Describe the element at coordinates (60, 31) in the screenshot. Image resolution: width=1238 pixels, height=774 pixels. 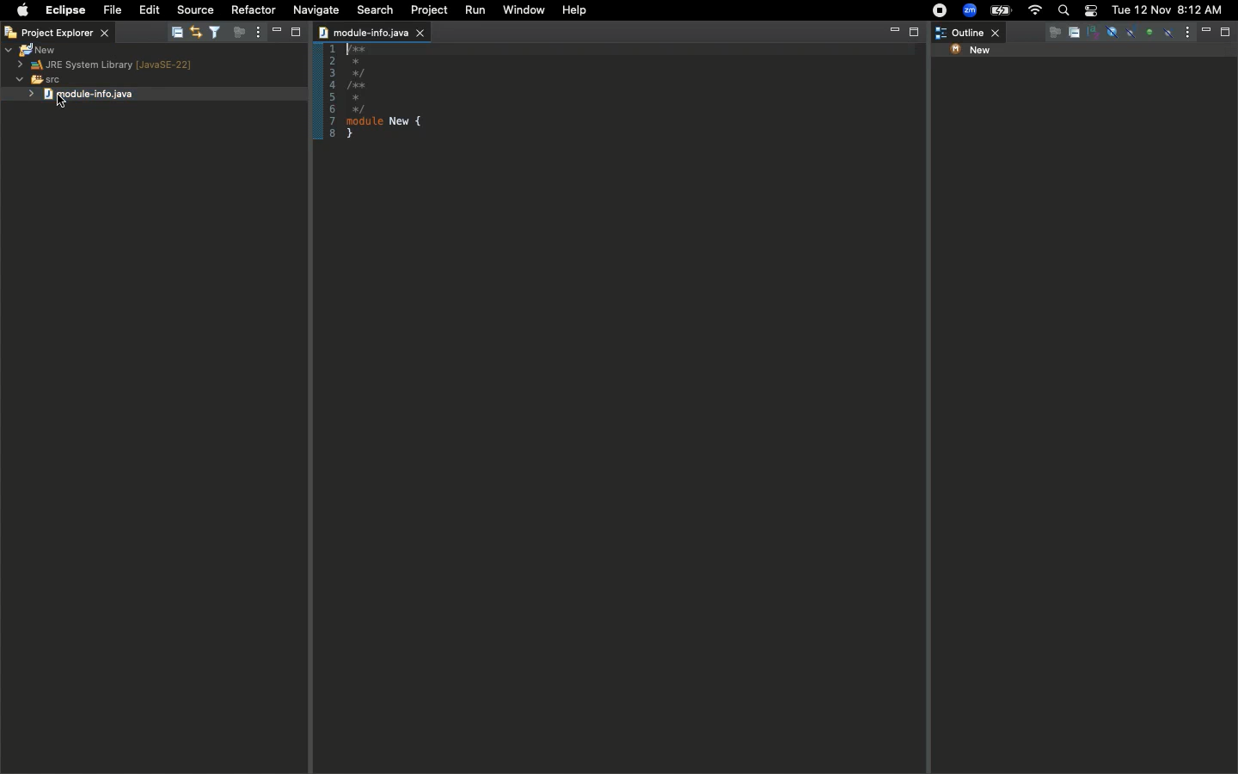
I see `Project explorer` at that location.